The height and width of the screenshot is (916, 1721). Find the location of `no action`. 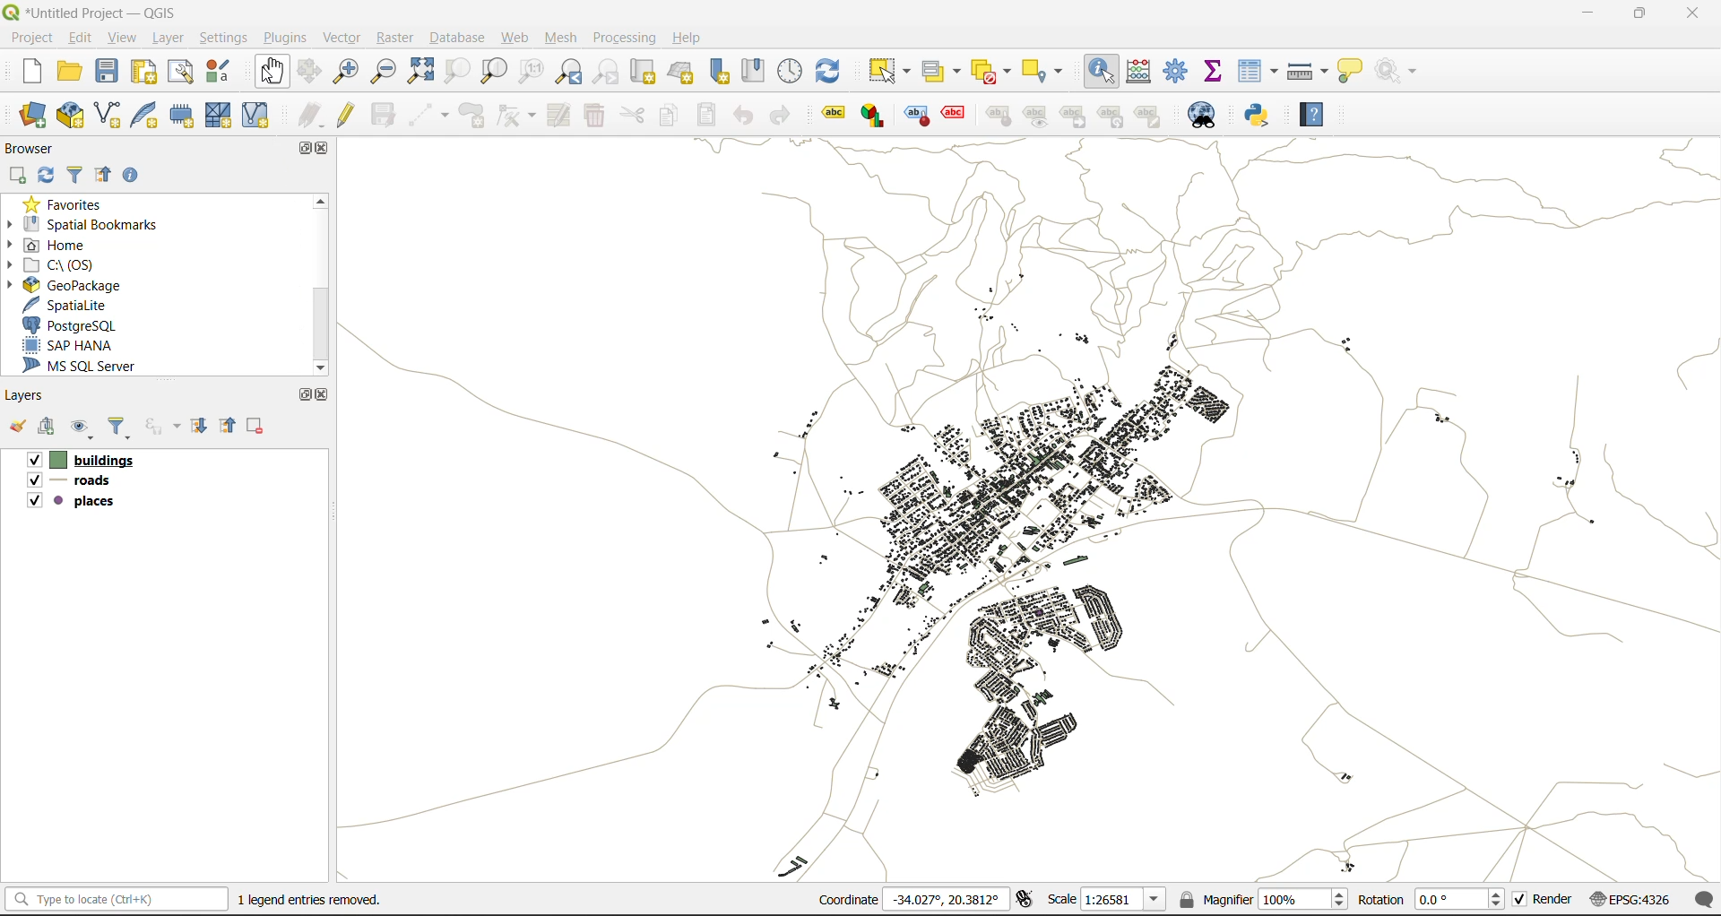

no action is located at coordinates (1394, 72).